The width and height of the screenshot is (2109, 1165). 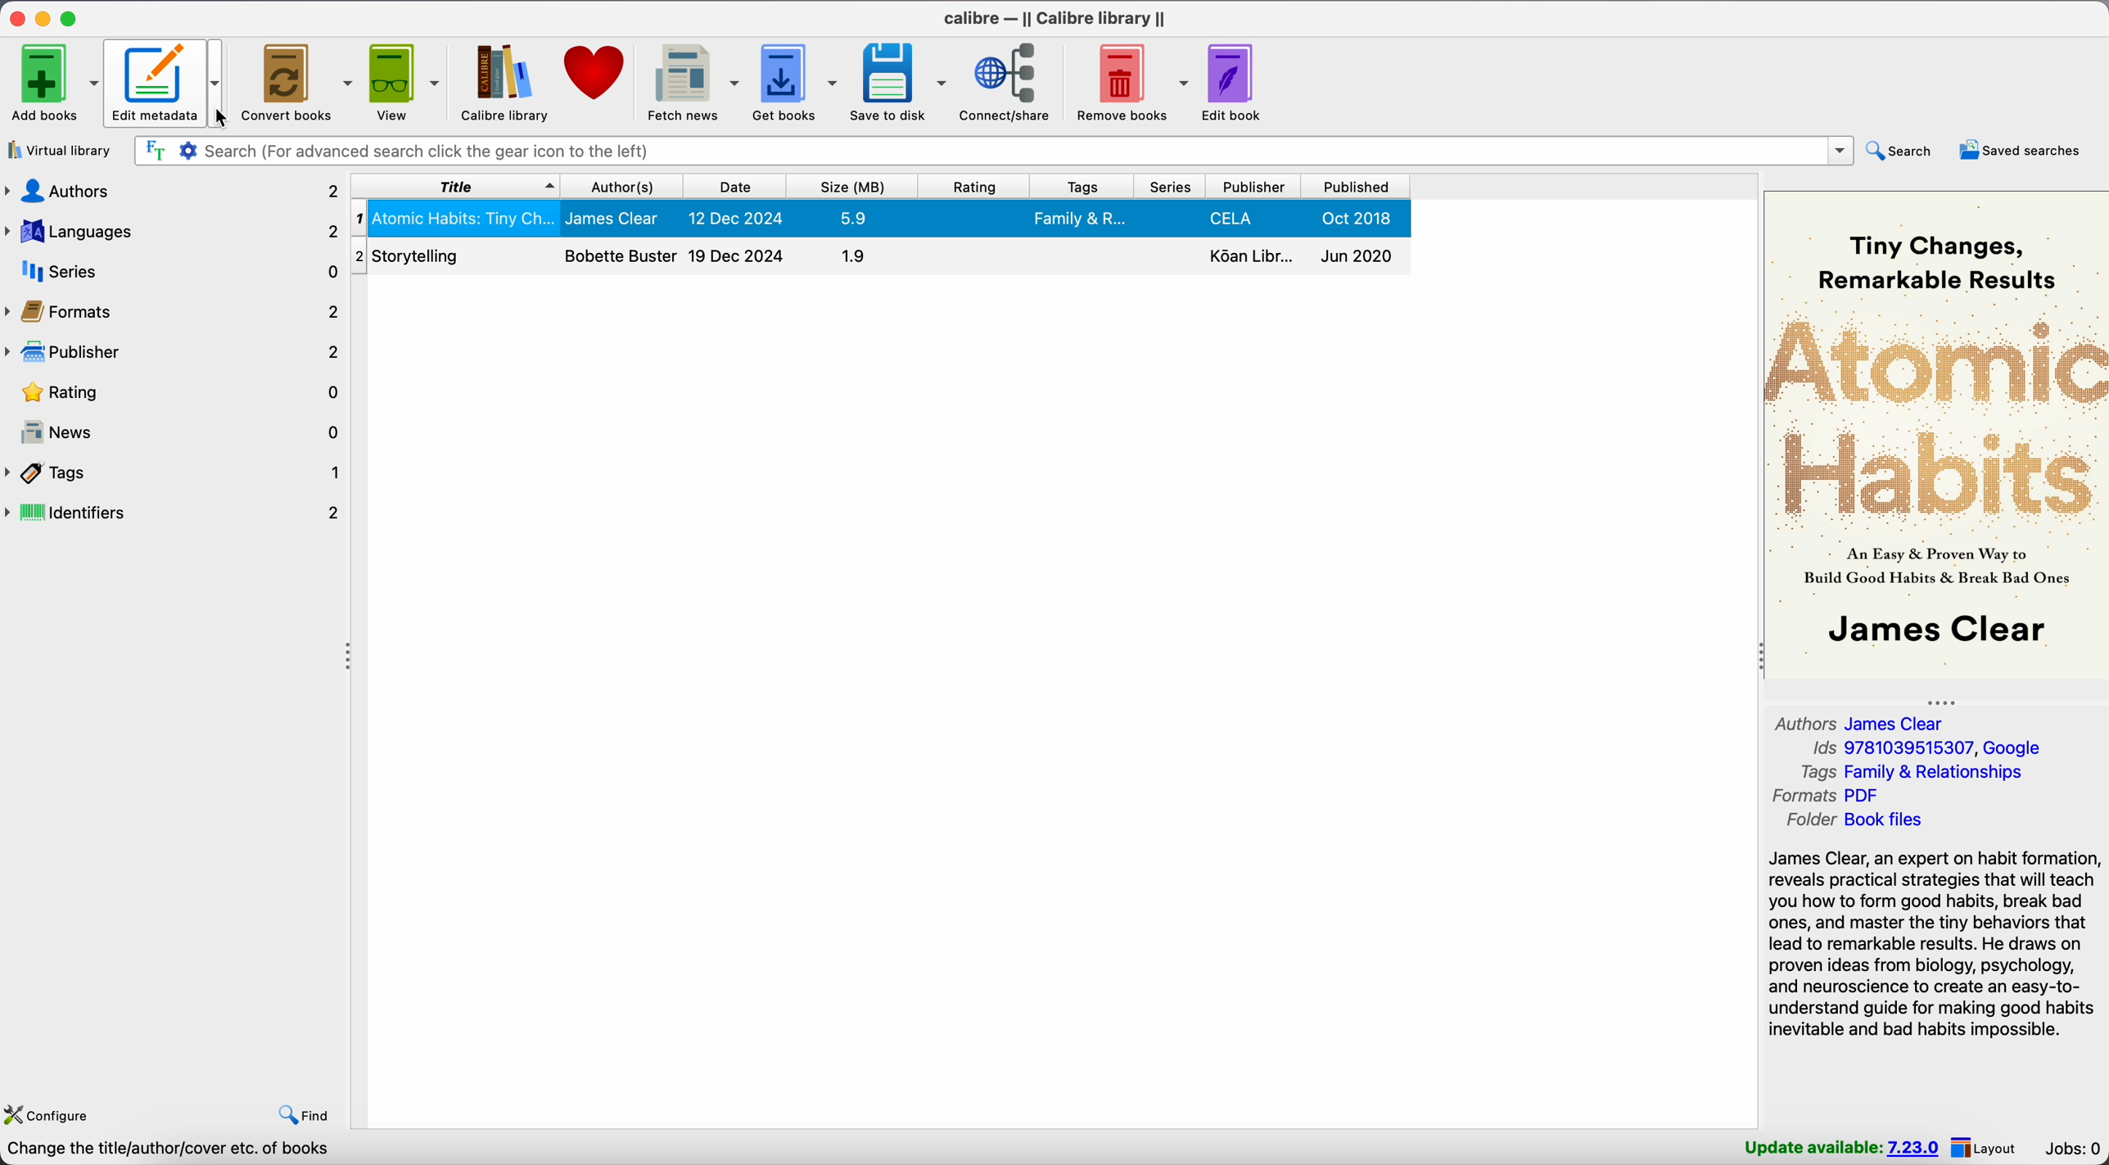 What do you see at coordinates (1985, 1148) in the screenshot?
I see `layout` at bounding box center [1985, 1148].